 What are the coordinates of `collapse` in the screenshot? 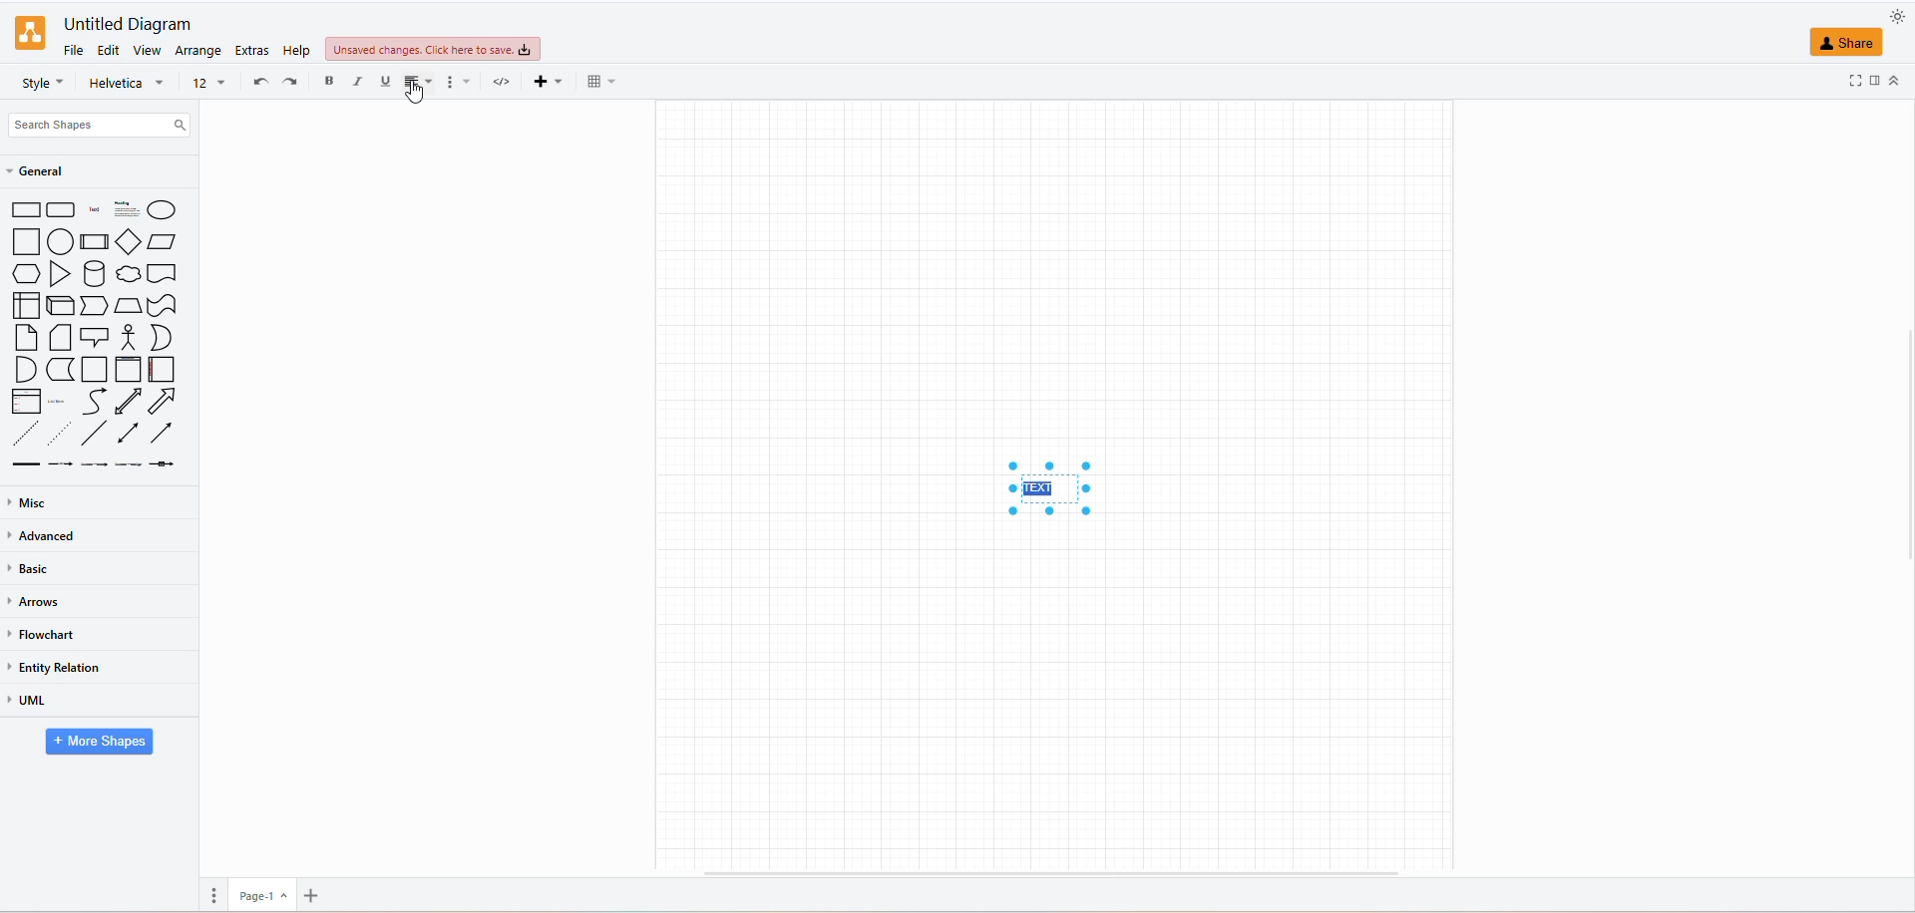 It's located at (1897, 79).